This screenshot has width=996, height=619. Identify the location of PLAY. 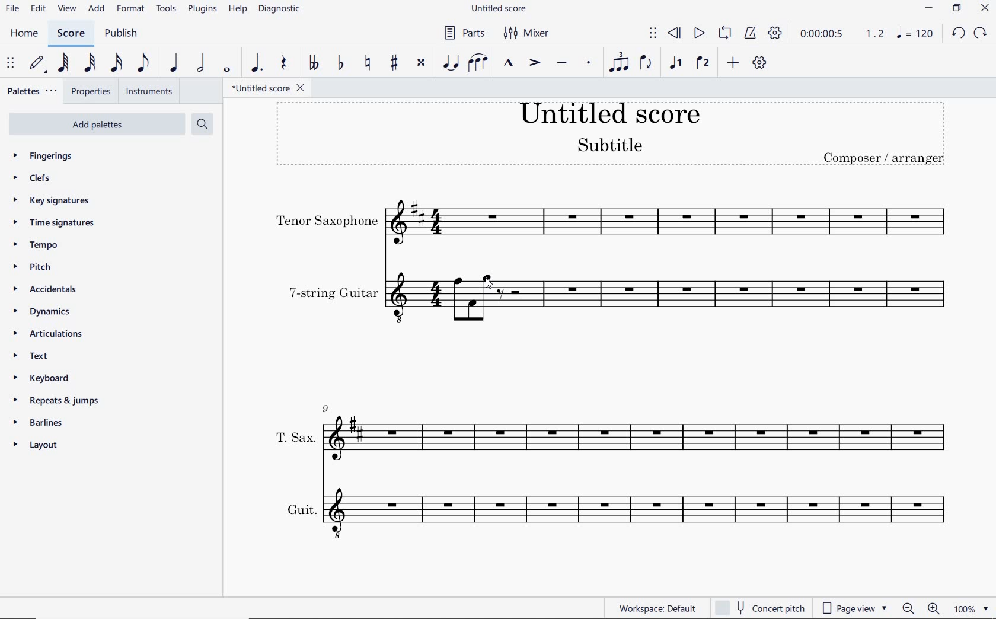
(698, 33).